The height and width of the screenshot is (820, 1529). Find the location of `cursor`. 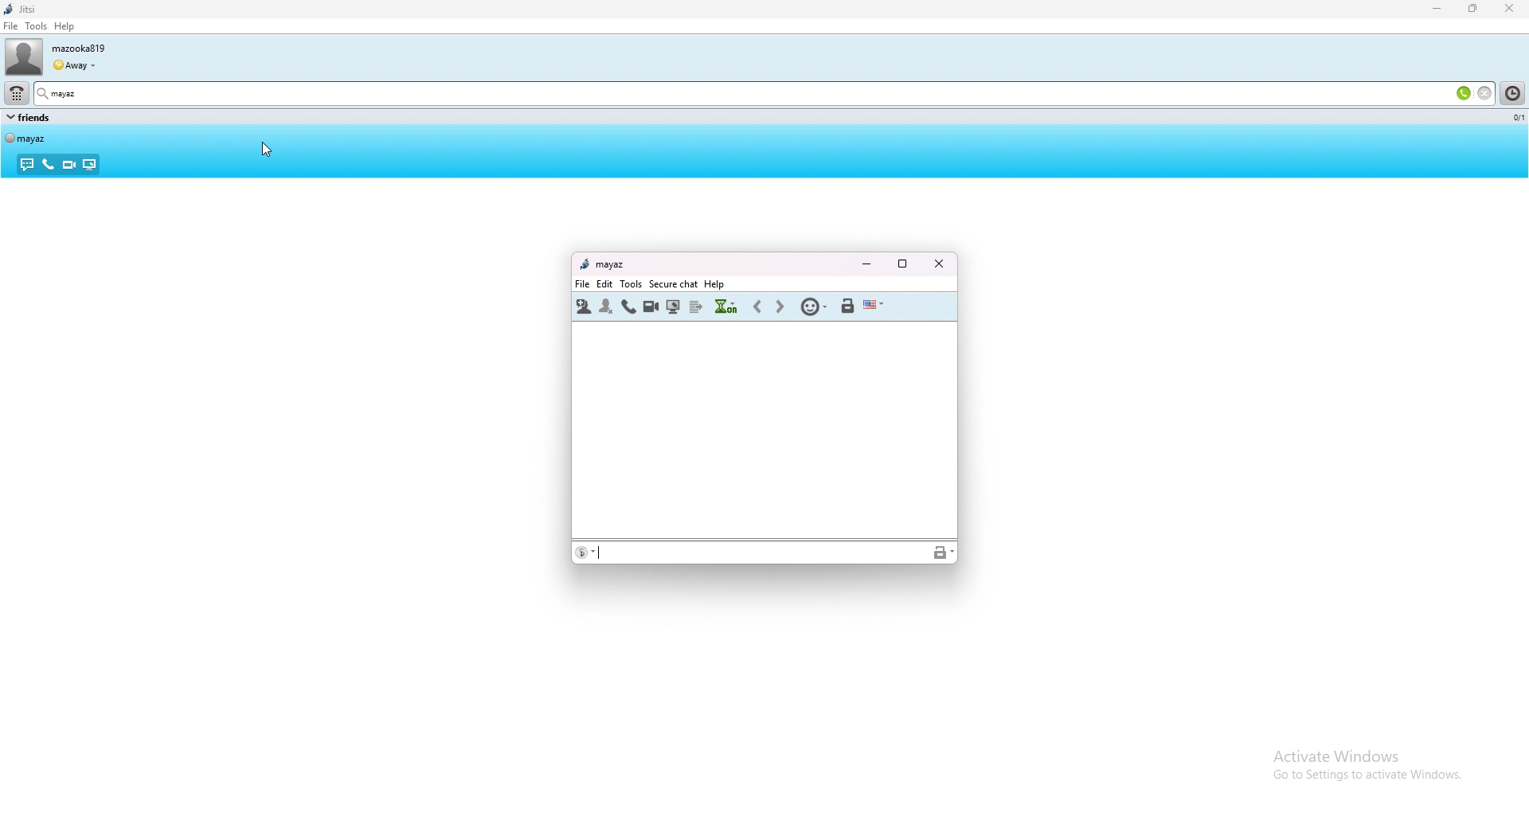

cursor is located at coordinates (266, 149).